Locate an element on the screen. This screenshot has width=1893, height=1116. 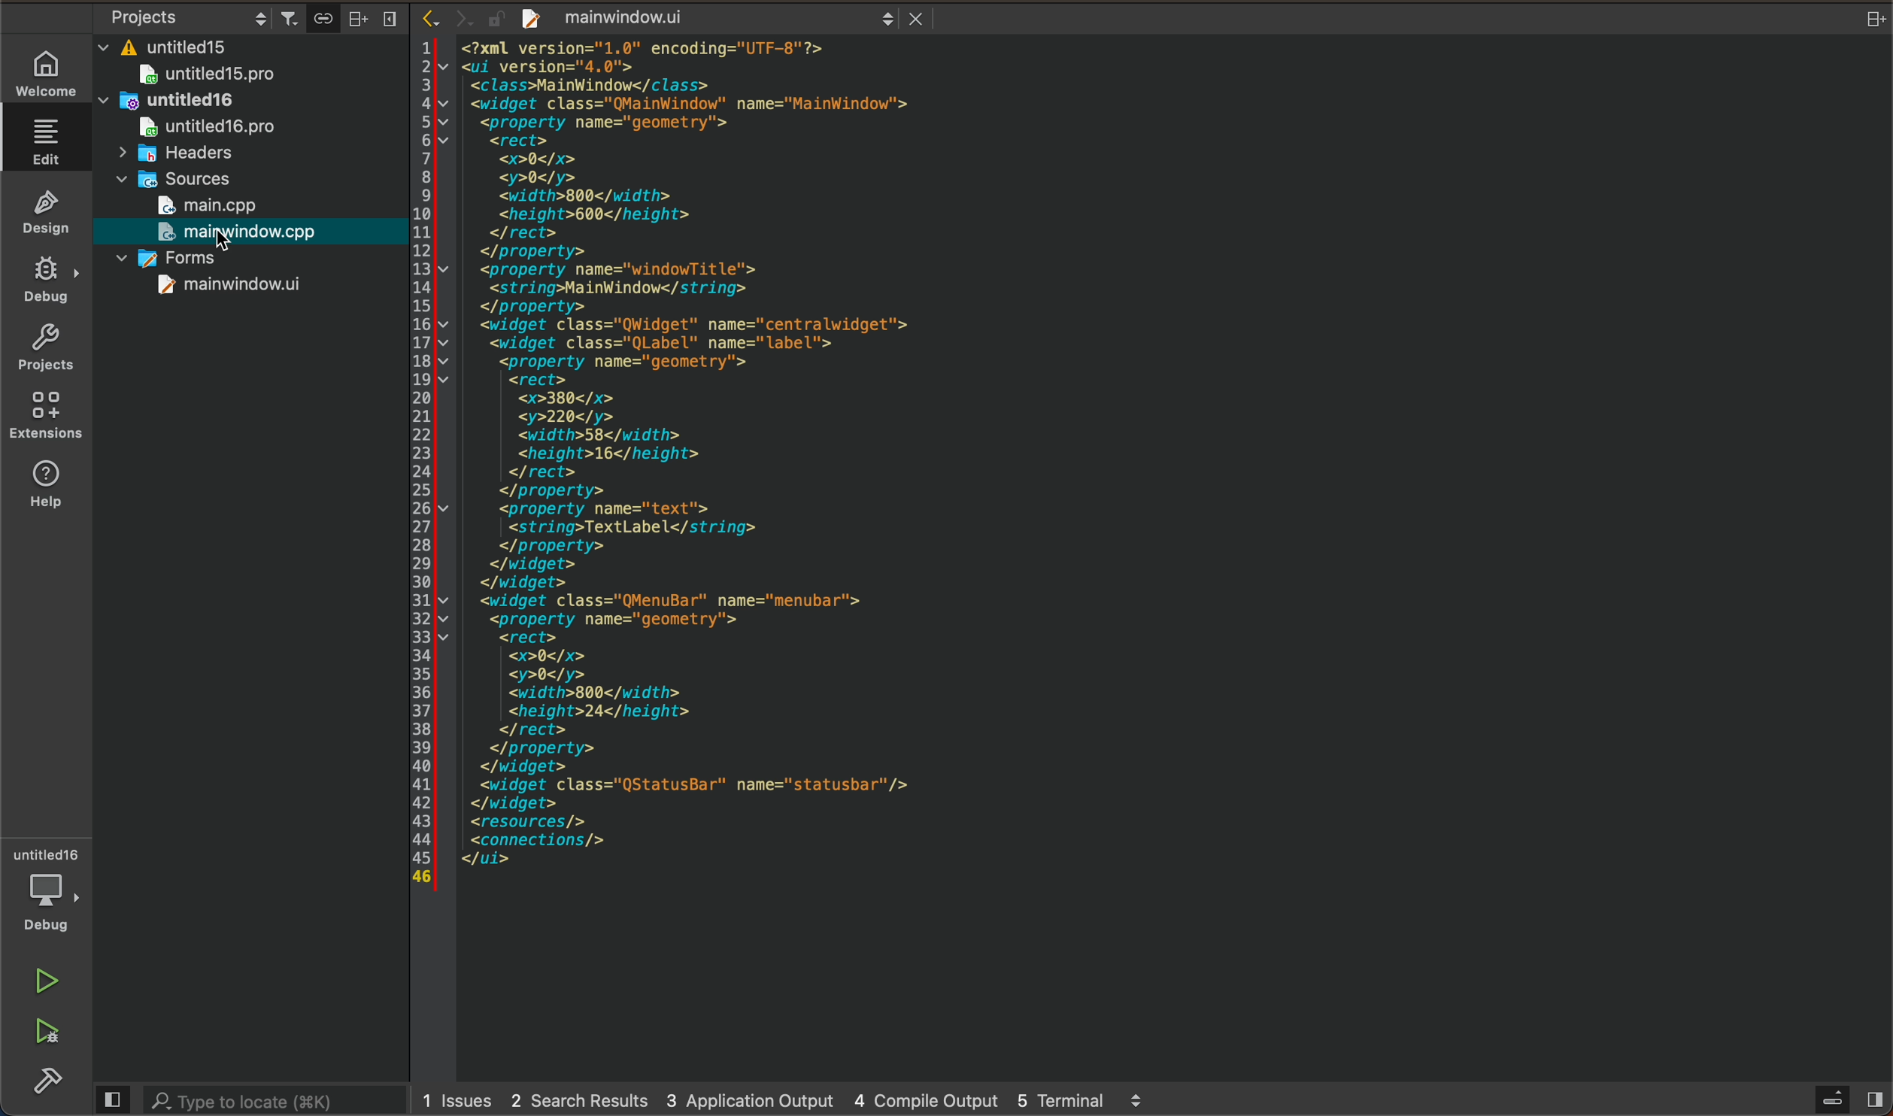
build is located at coordinates (44, 1083).